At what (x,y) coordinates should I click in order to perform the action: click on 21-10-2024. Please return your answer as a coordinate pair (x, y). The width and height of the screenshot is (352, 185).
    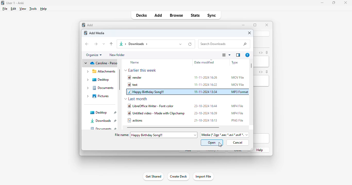
    Looking at the image, I should click on (206, 121).